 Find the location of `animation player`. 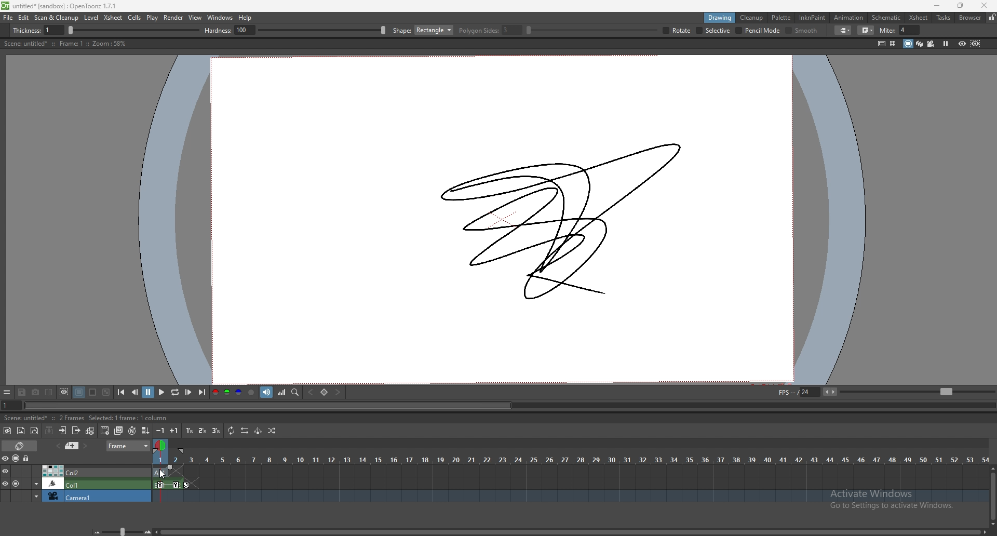

animation player is located at coordinates (509, 405).